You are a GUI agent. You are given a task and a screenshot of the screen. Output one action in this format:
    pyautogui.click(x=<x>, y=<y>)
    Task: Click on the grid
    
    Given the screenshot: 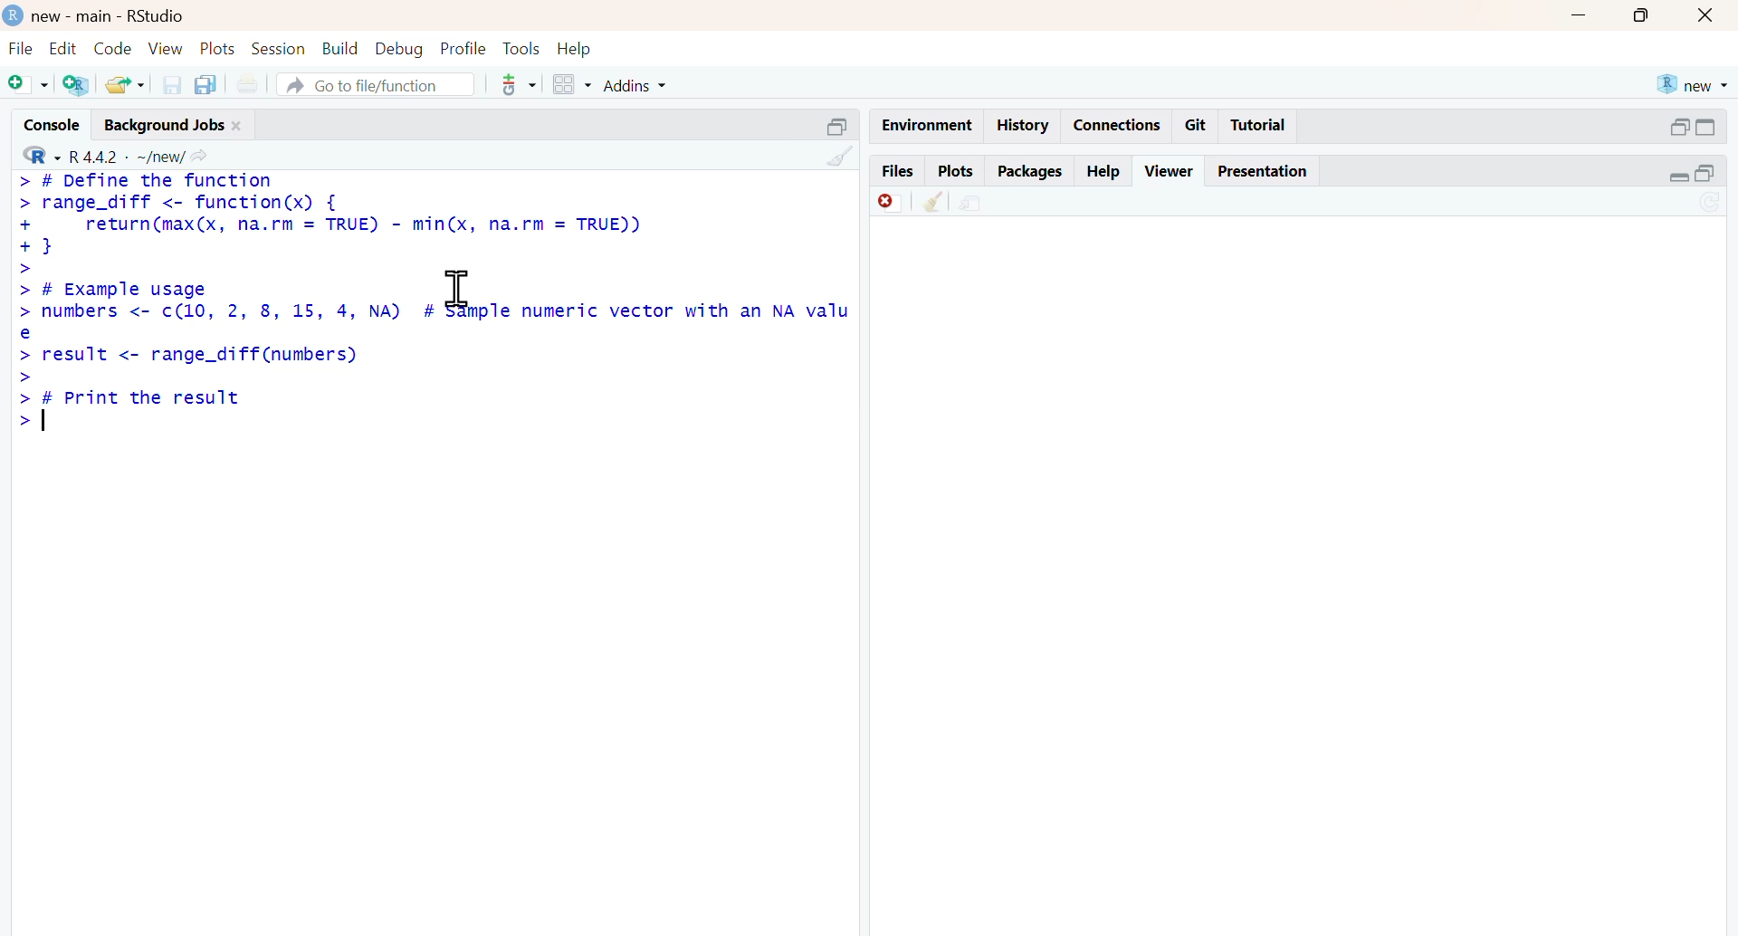 What is the action you would take?
    pyautogui.click(x=573, y=85)
    